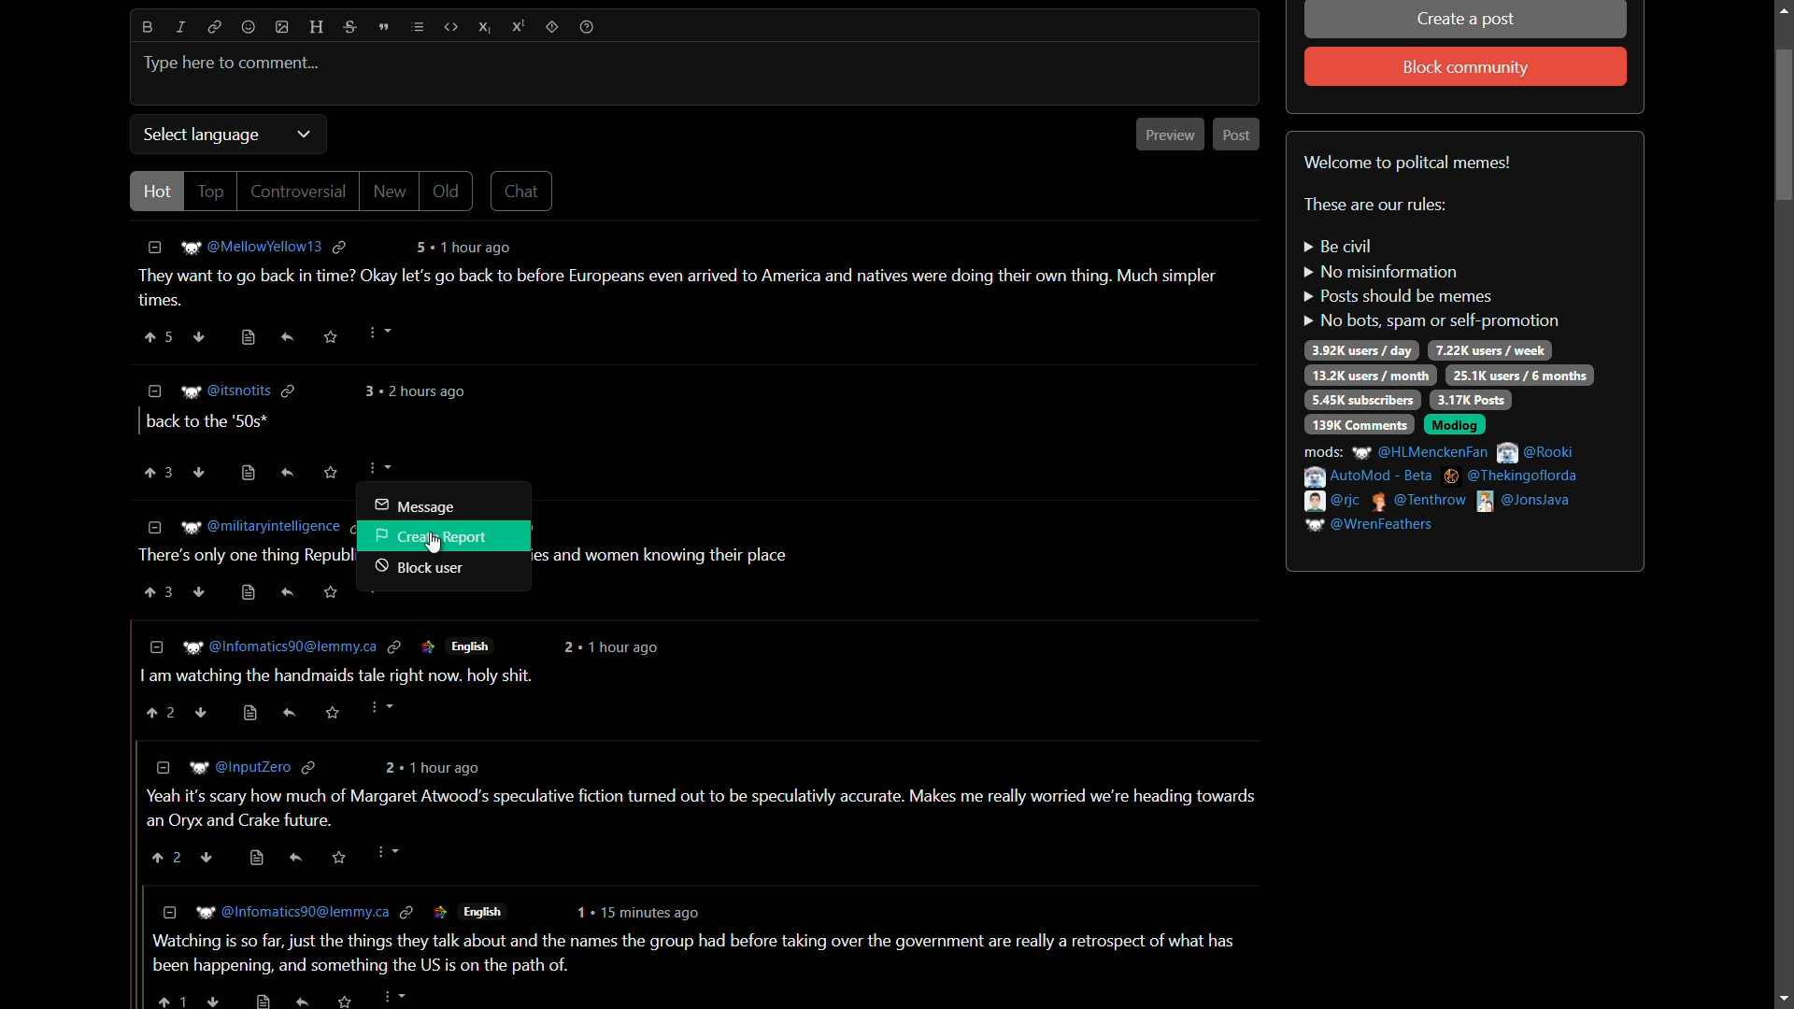 This screenshot has height=1009, width=1794. I want to click on welcome to political memes, so click(1411, 163).